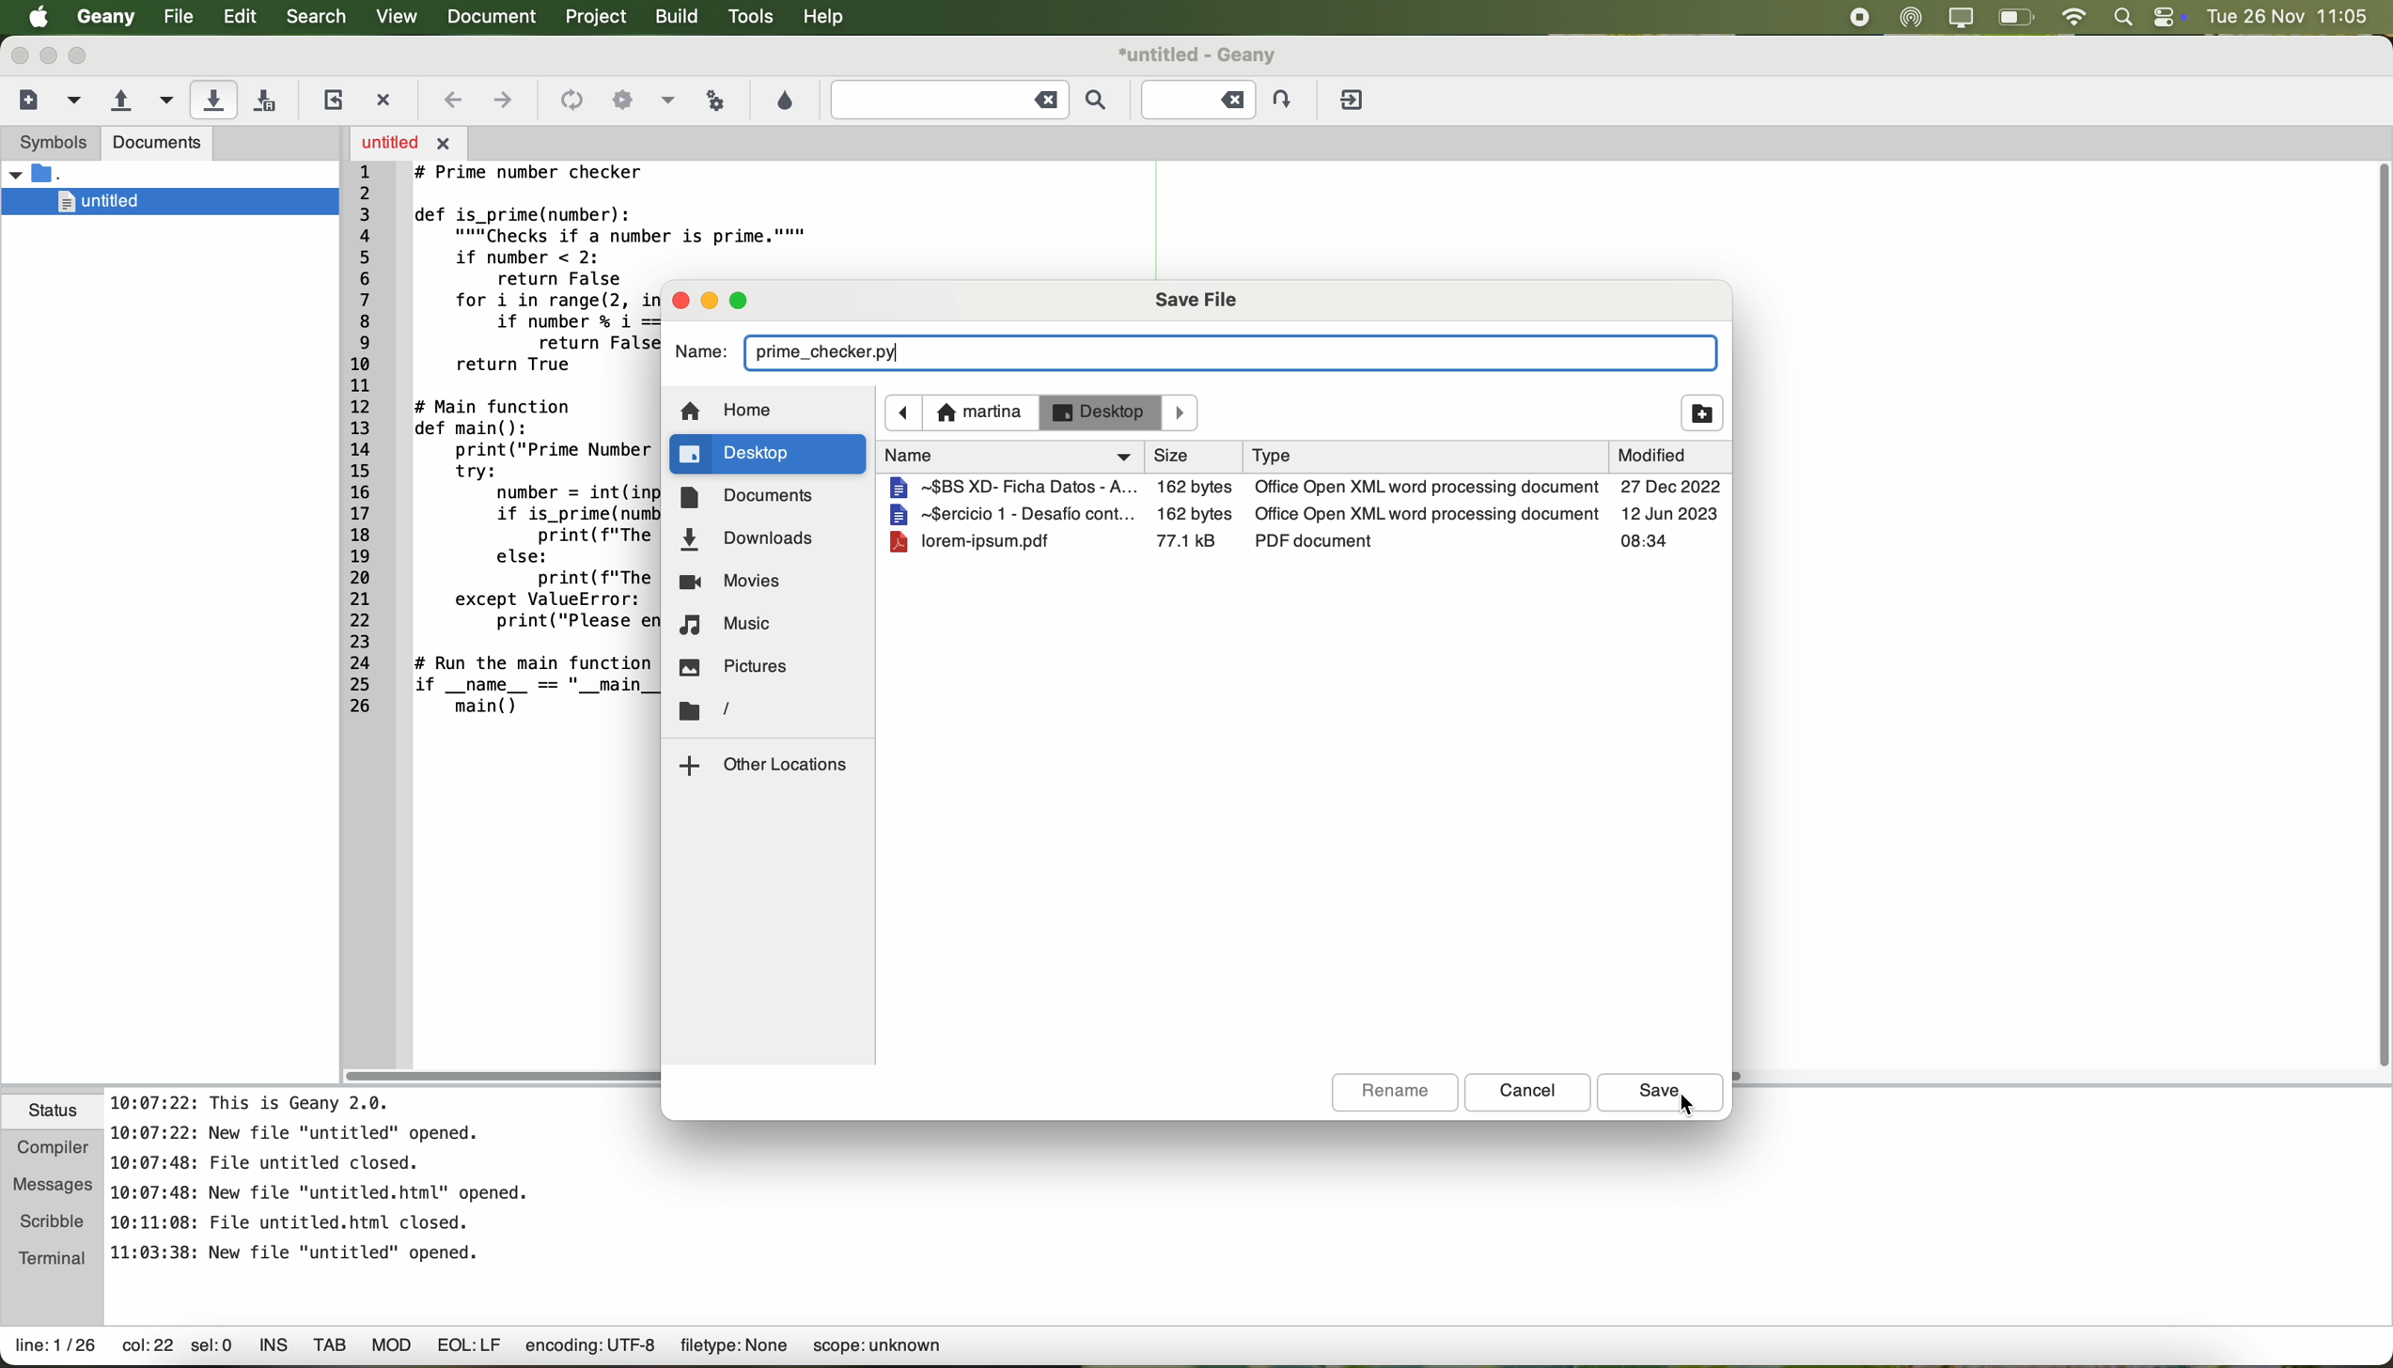  I want to click on pictures, so click(740, 666).